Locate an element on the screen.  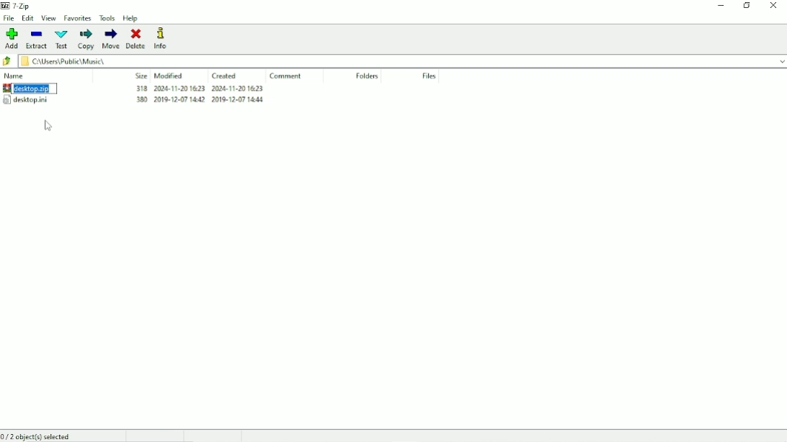
Tools is located at coordinates (107, 19).